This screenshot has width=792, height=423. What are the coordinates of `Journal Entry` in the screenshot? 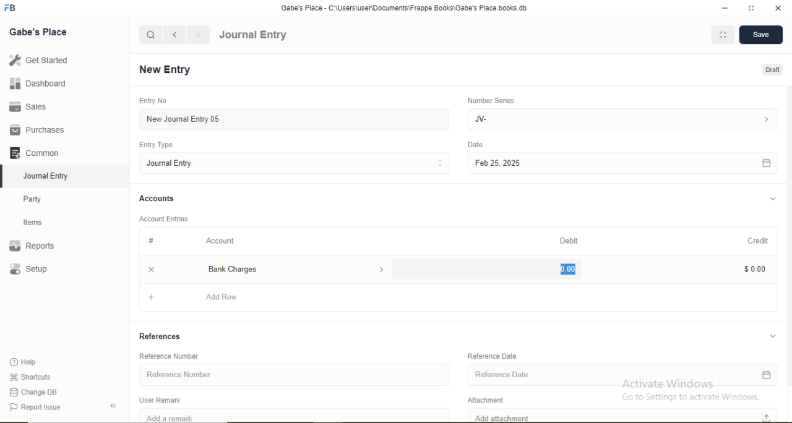 It's located at (253, 35).